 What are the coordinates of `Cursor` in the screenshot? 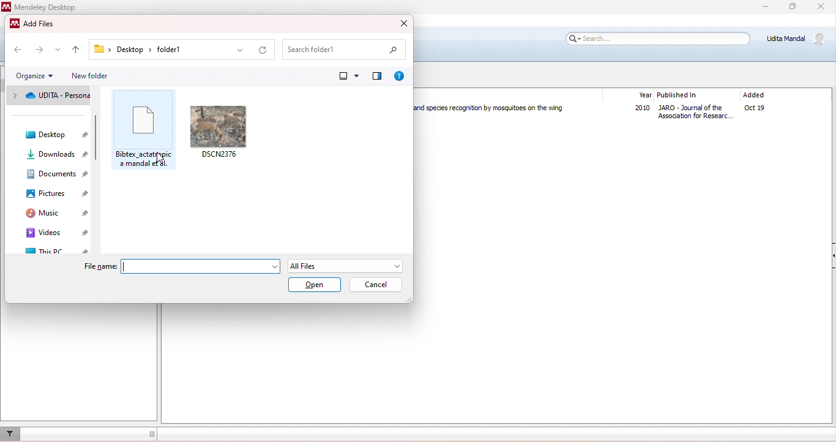 It's located at (161, 158).